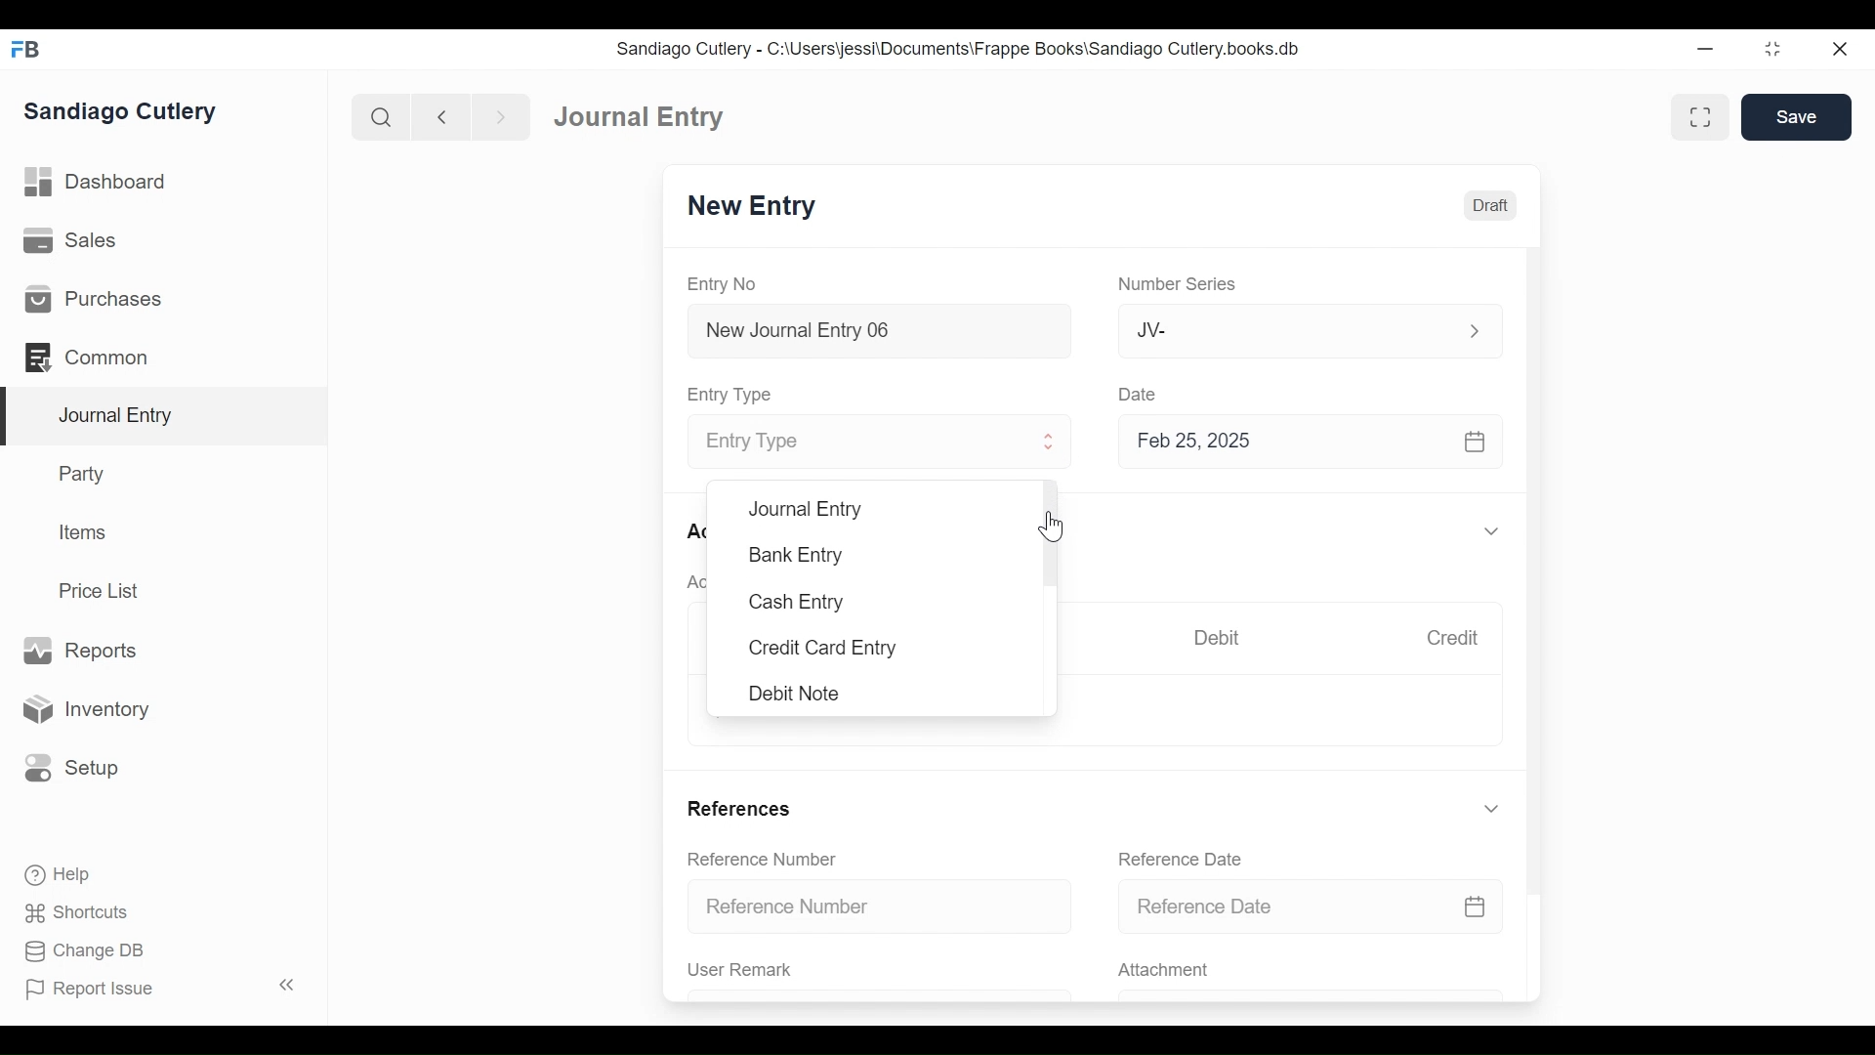 The image size is (1875, 1055). Describe the element at coordinates (164, 988) in the screenshot. I see `Report Issue` at that location.